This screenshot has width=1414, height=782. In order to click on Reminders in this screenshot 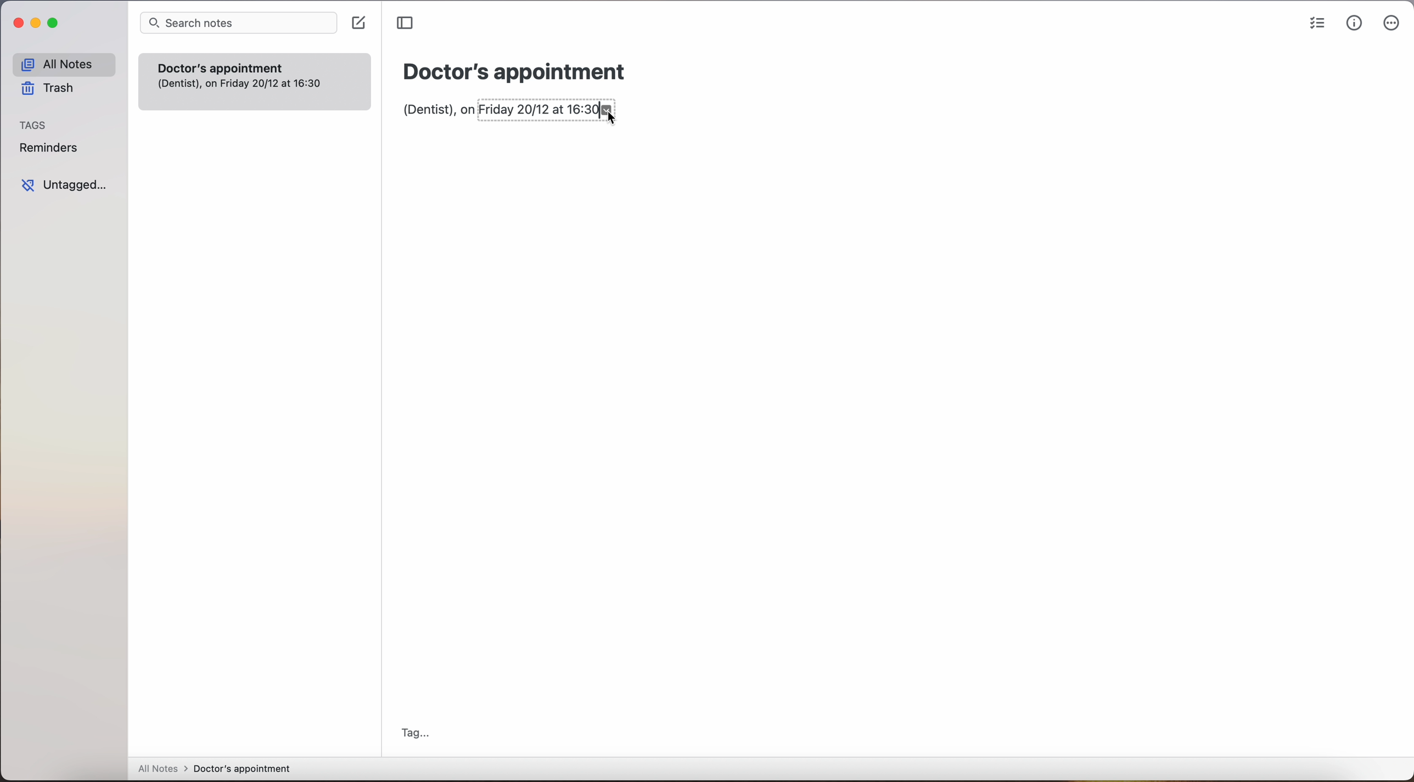, I will do `click(53, 148)`.